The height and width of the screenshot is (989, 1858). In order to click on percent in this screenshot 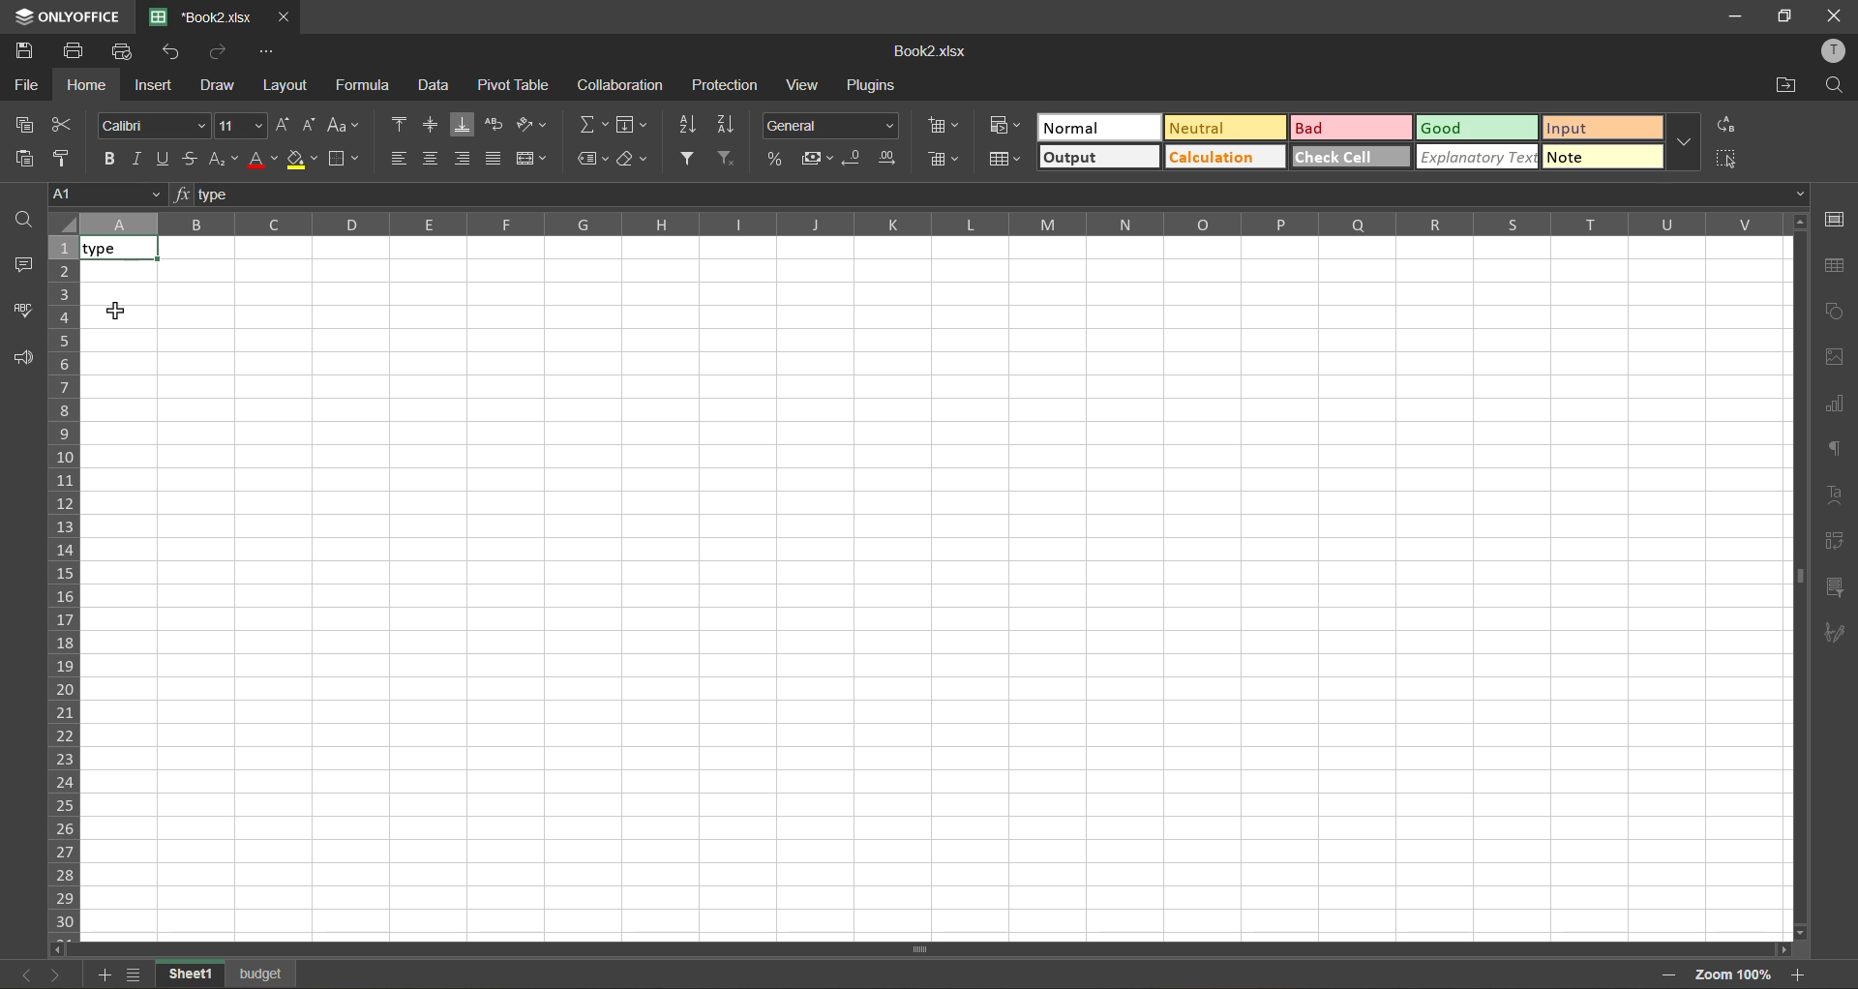, I will do `click(776, 160)`.